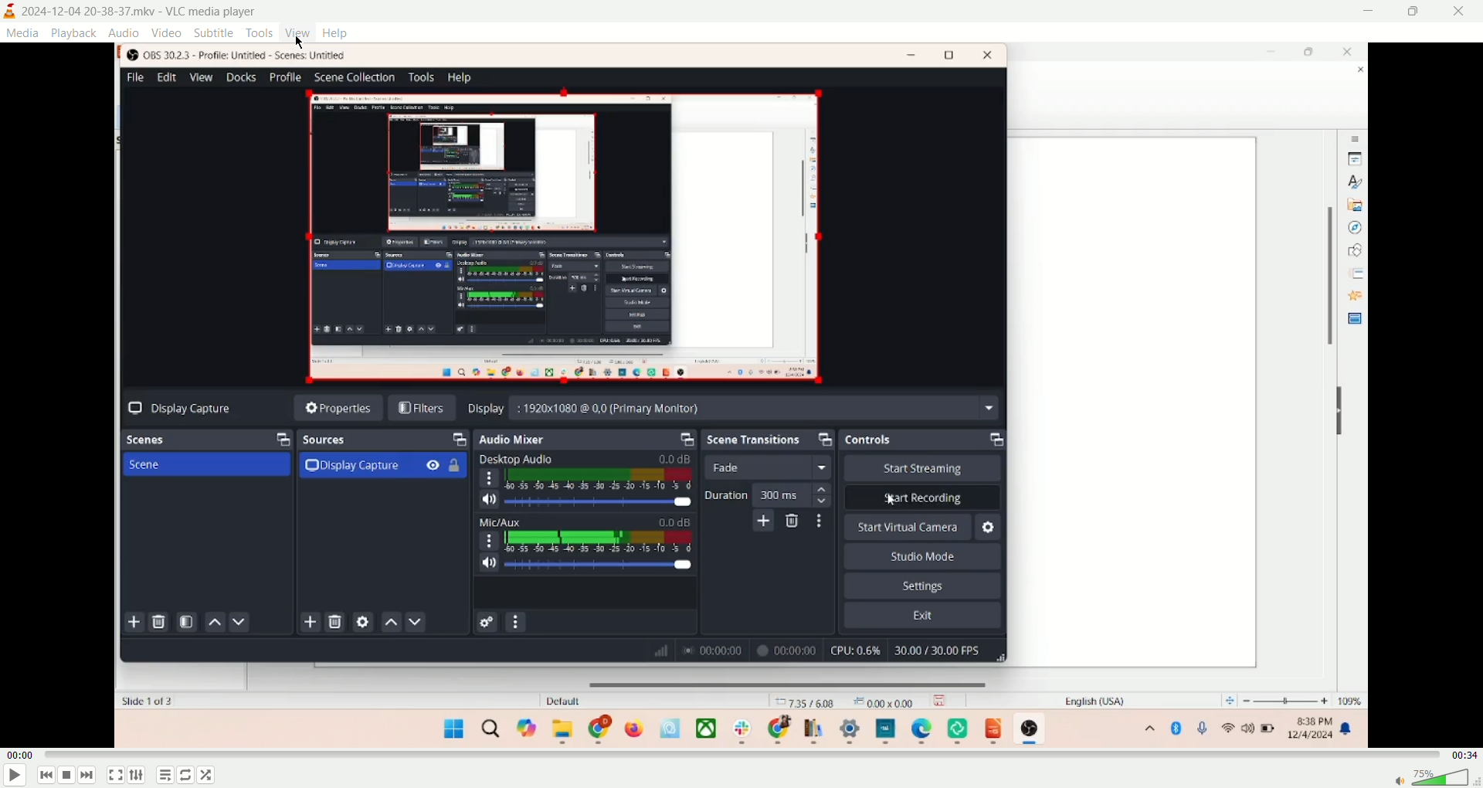 The image size is (1483, 788). What do you see at coordinates (144, 12) in the screenshot?
I see `2024-12-04 20-38-37.mkv - VLC media player` at bounding box center [144, 12].